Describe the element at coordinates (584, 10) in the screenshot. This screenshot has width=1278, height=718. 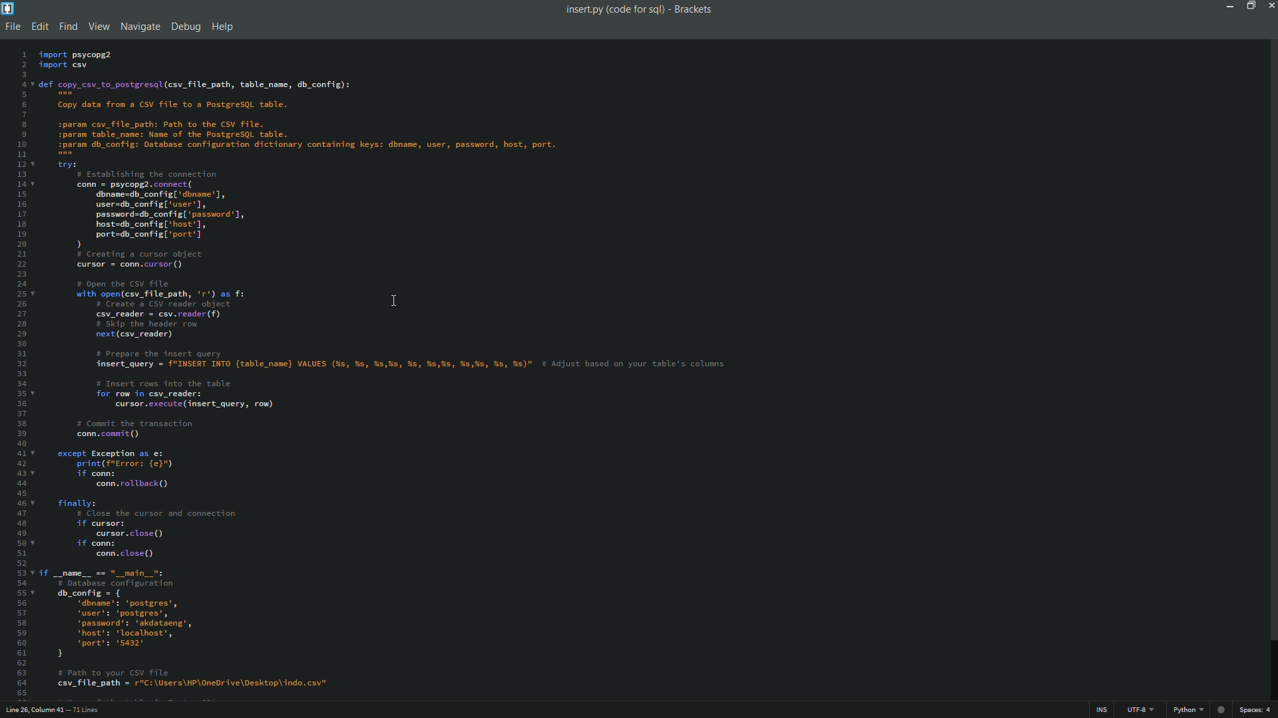
I see `file name` at that location.